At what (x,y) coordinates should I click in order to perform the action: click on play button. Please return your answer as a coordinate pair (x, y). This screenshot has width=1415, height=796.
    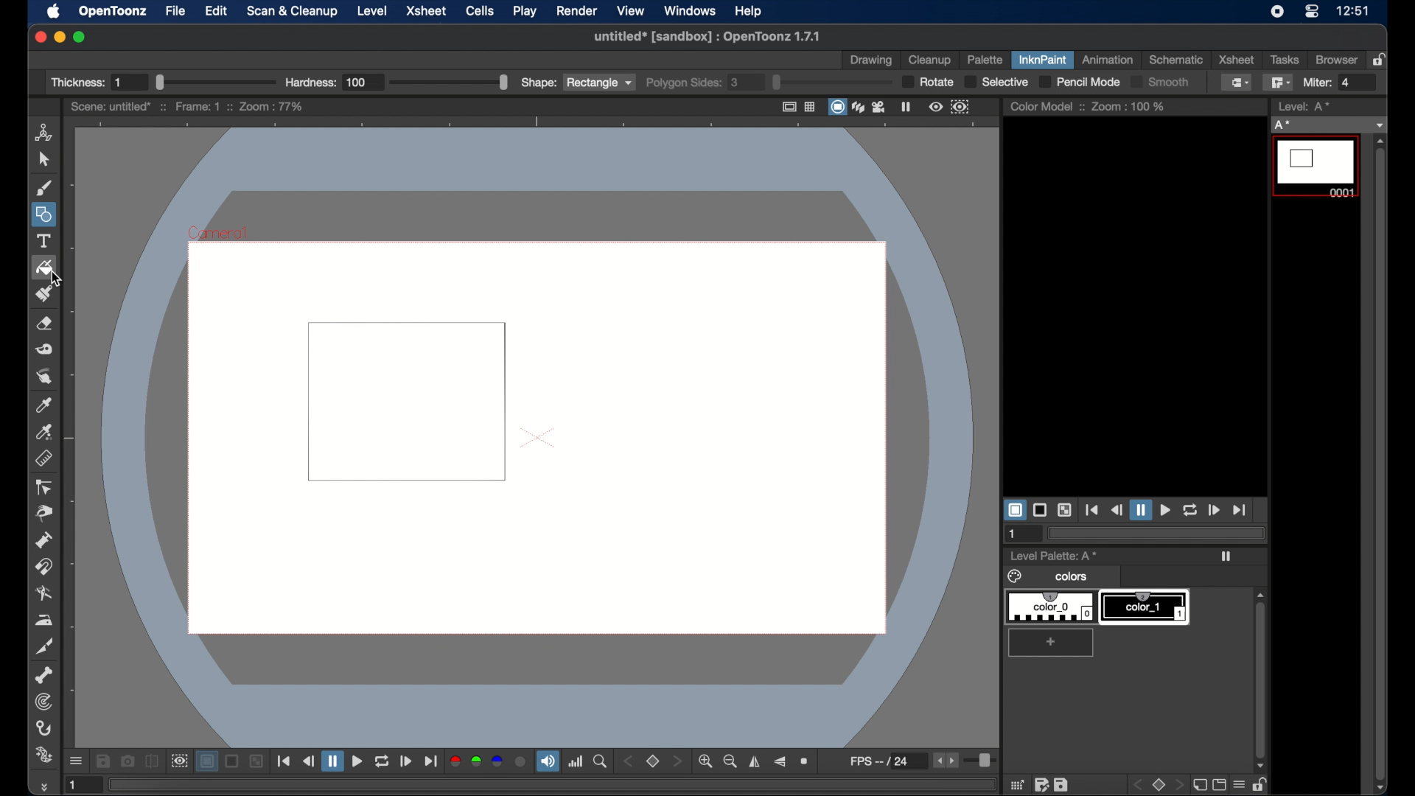
    Looking at the image, I should click on (357, 762).